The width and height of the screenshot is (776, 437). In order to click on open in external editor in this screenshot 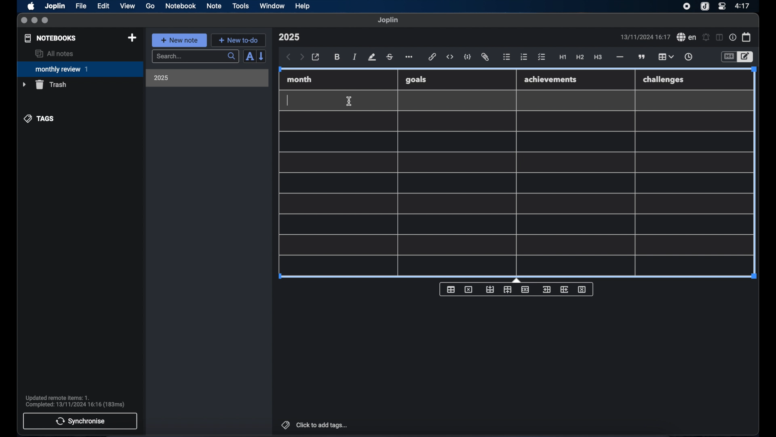, I will do `click(316, 57)`.